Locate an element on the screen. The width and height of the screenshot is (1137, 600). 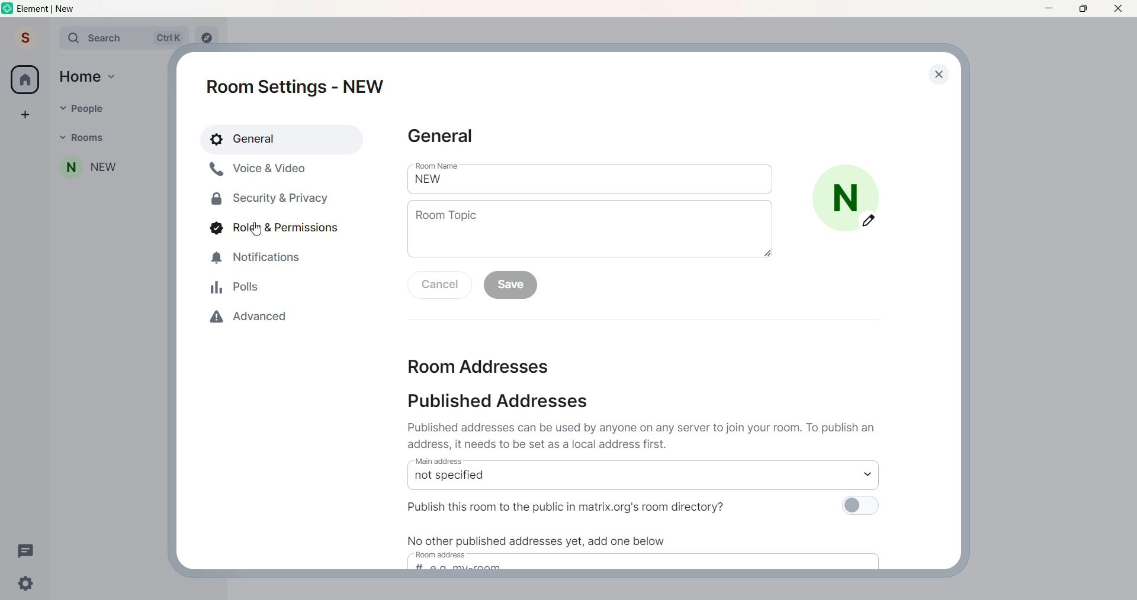
save is located at coordinates (513, 287).